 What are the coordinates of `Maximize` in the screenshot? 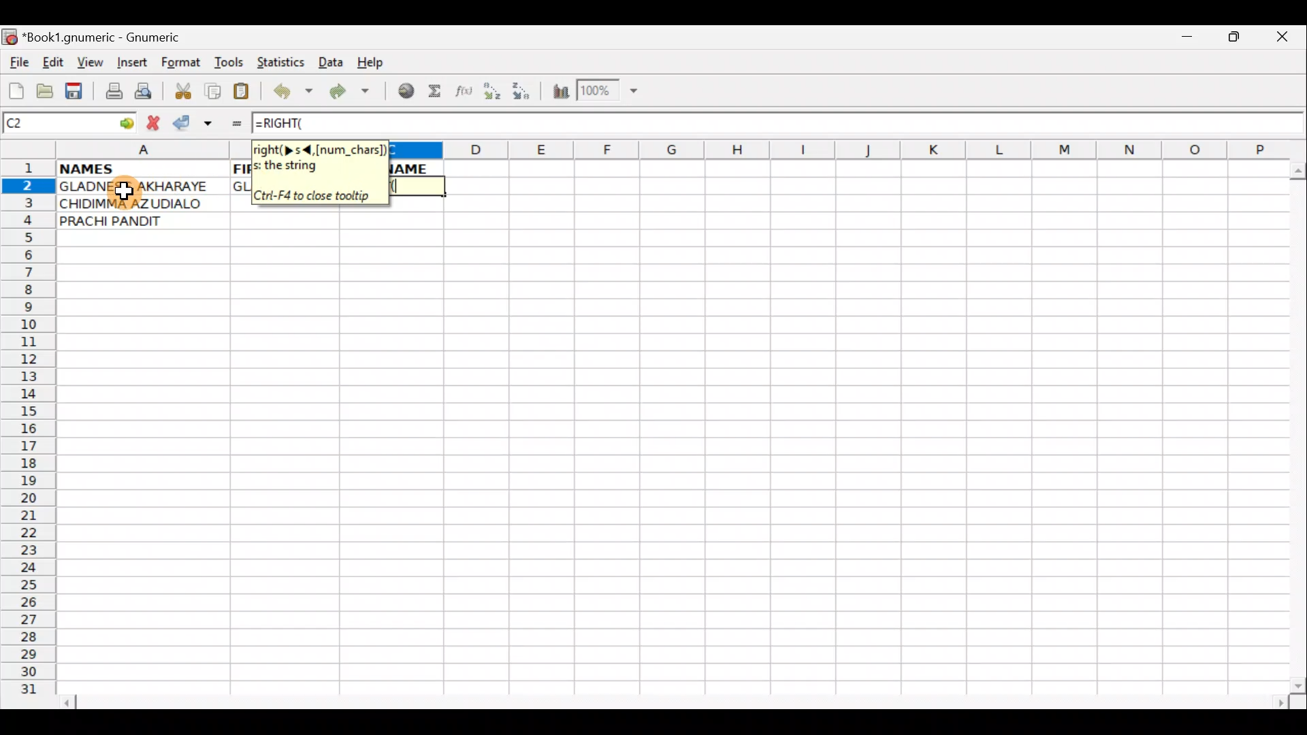 It's located at (1236, 39).